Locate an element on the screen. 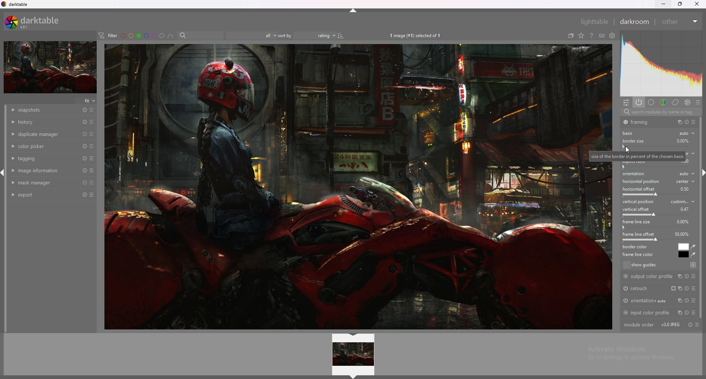 The height and width of the screenshot is (379, 706). filter by images rating is located at coordinates (248, 35).